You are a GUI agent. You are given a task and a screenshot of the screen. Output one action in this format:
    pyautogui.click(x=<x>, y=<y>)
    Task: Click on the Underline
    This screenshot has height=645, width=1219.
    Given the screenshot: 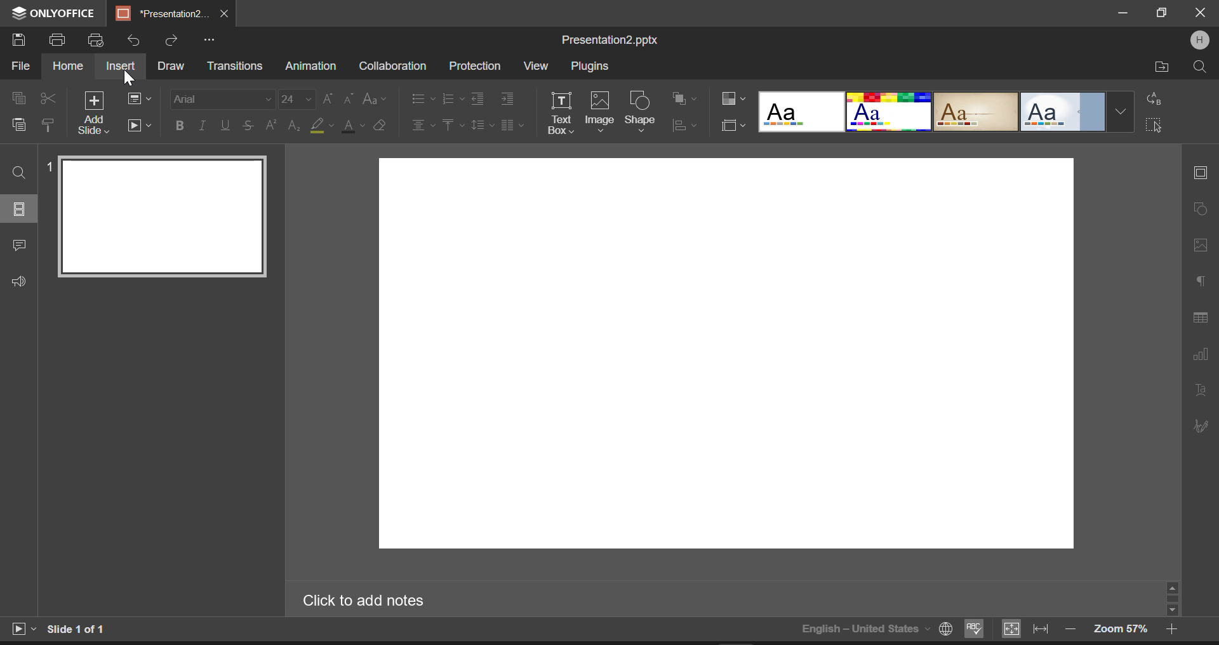 What is the action you would take?
    pyautogui.click(x=225, y=124)
    